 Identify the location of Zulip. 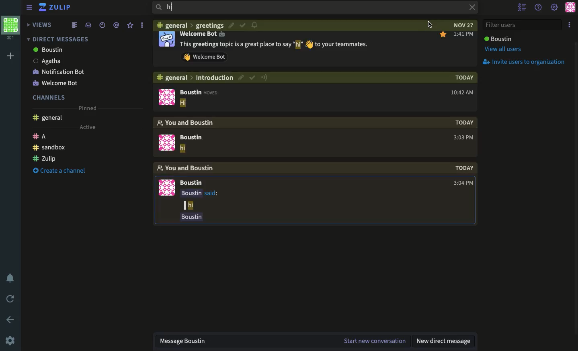
(44, 158).